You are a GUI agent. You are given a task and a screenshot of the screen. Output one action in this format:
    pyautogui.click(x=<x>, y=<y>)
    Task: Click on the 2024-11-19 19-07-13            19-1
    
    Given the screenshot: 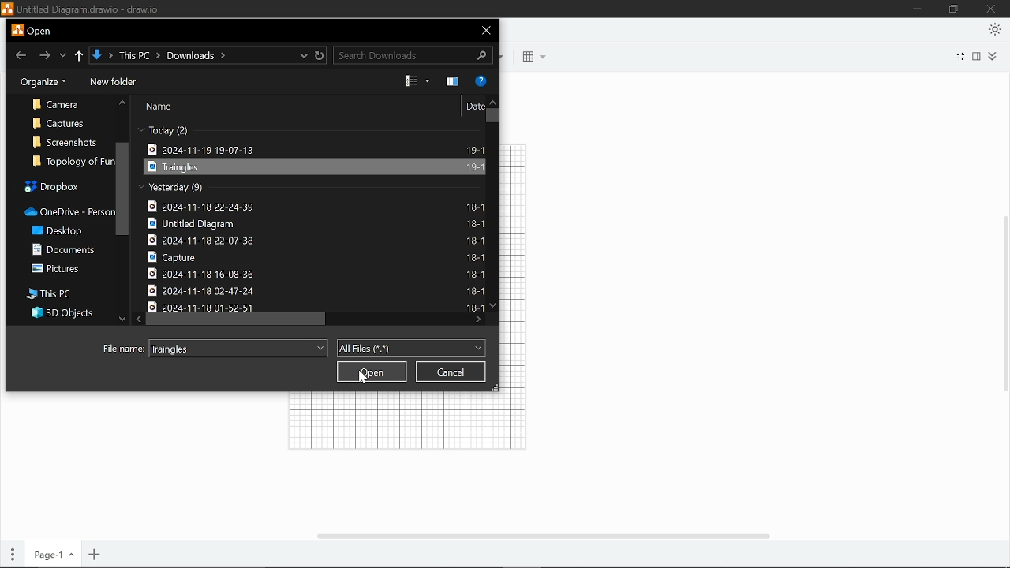 What is the action you would take?
    pyautogui.click(x=315, y=147)
    